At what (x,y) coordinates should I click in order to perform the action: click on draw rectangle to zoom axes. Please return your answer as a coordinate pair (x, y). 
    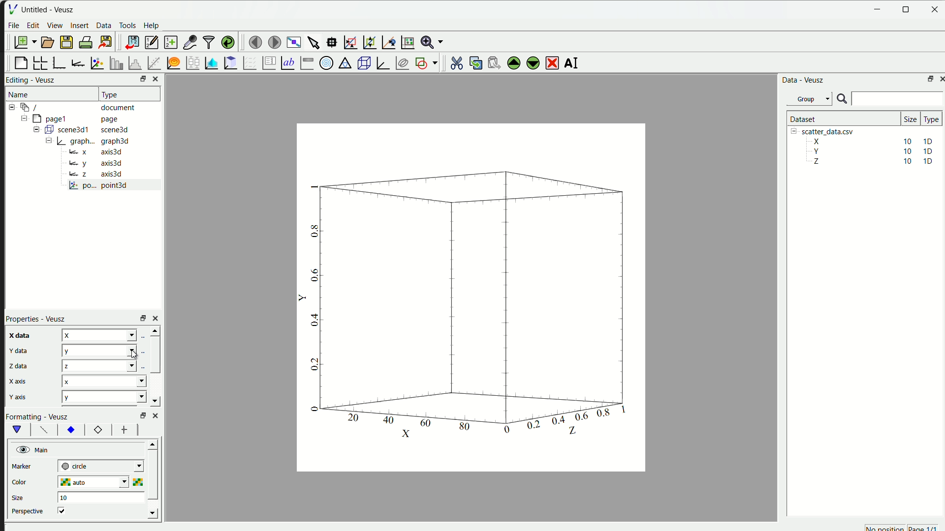
    Looking at the image, I should click on (350, 41).